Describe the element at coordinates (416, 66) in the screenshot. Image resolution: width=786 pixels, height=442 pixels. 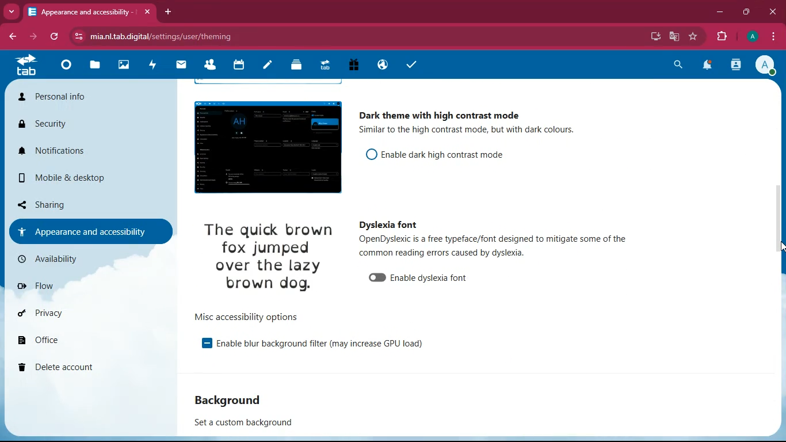
I see `tasks` at that location.